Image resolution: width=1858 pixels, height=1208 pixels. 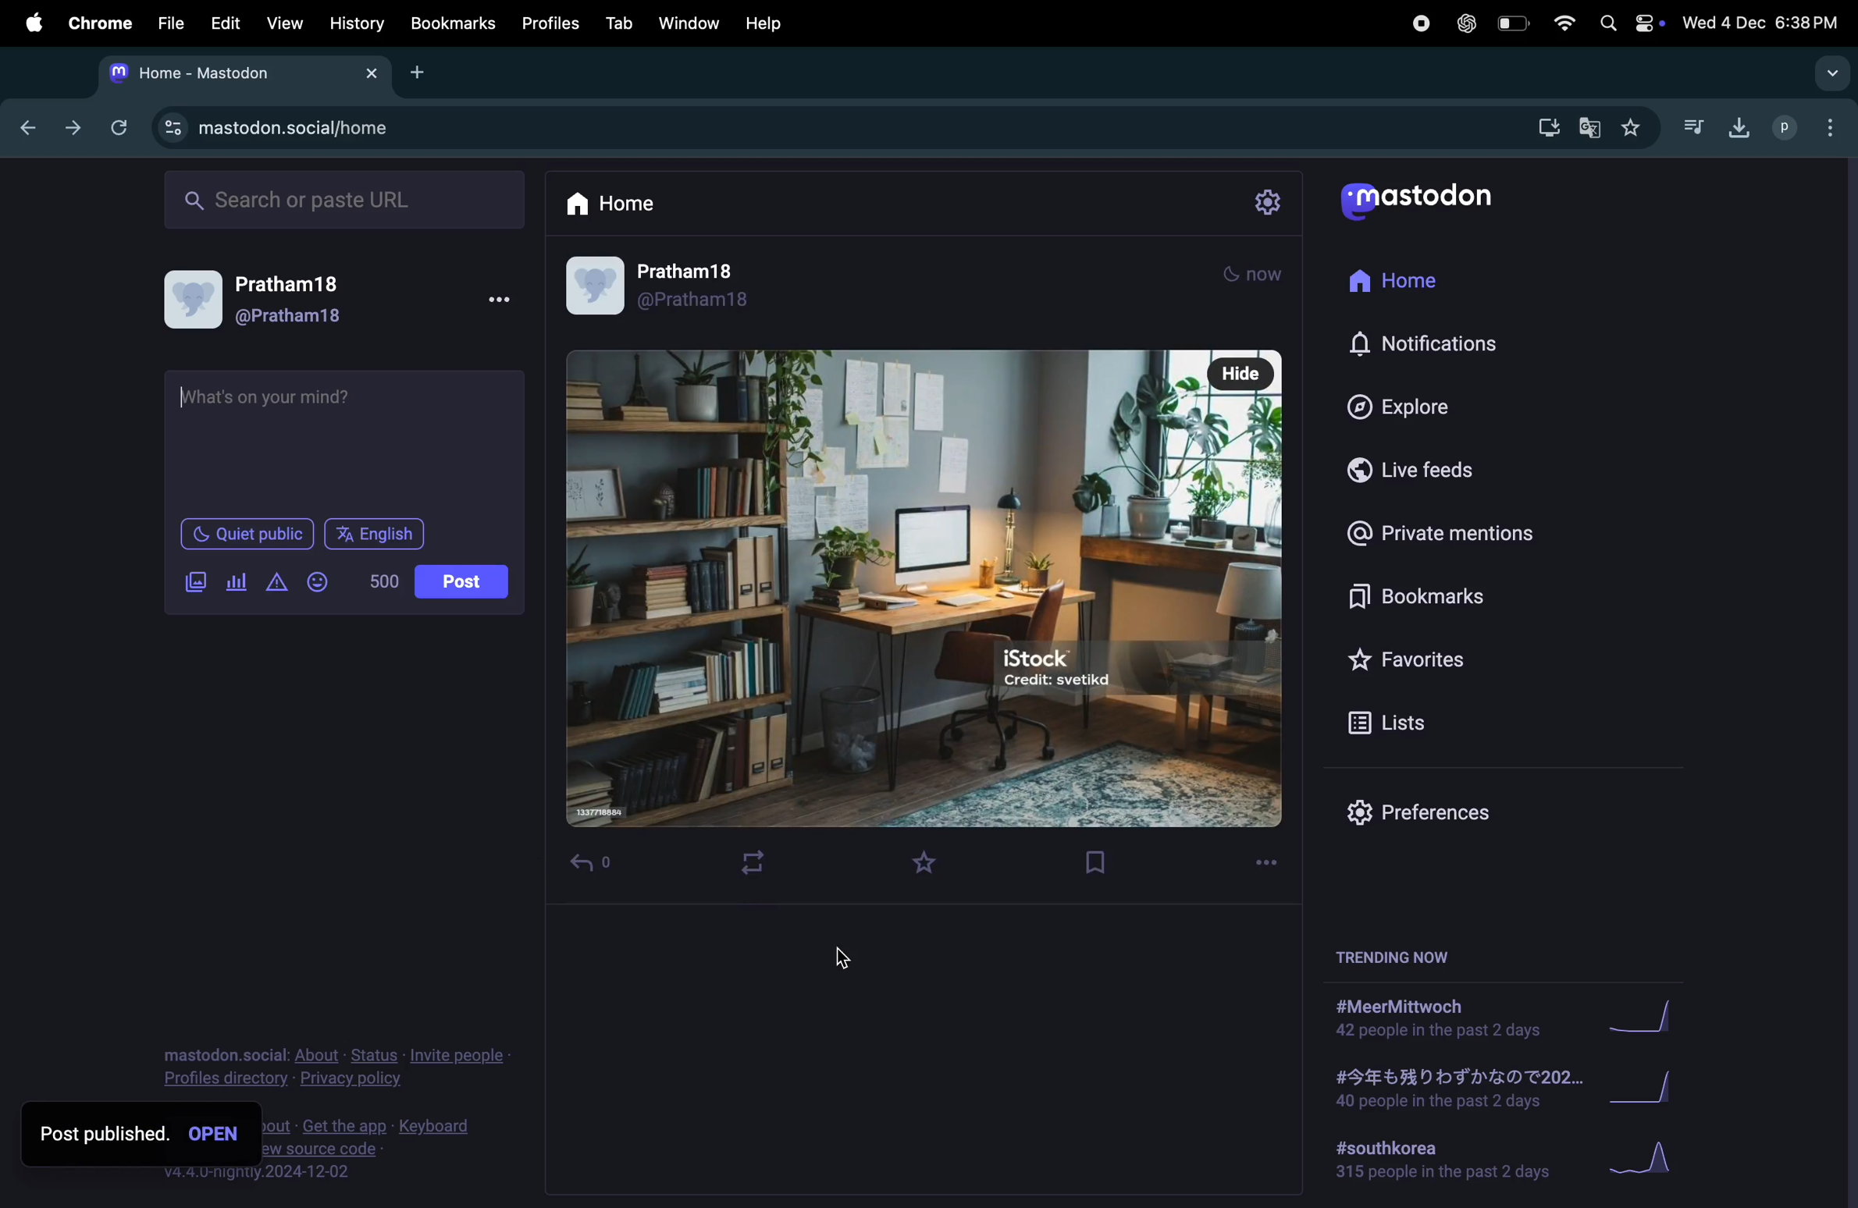 What do you see at coordinates (1761, 23) in the screenshot?
I see `date and time` at bounding box center [1761, 23].